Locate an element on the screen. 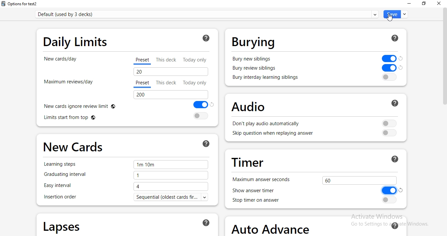 This screenshot has width=447, height=236. show answer time is located at coordinates (317, 191).